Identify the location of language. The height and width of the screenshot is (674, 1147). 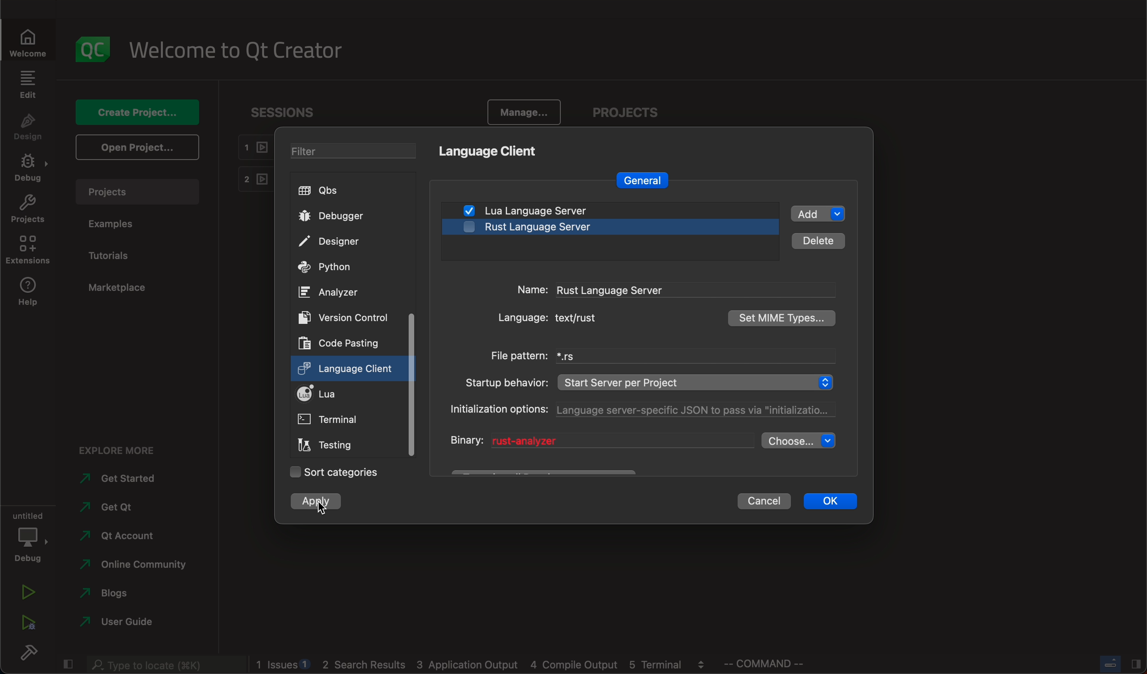
(563, 321).